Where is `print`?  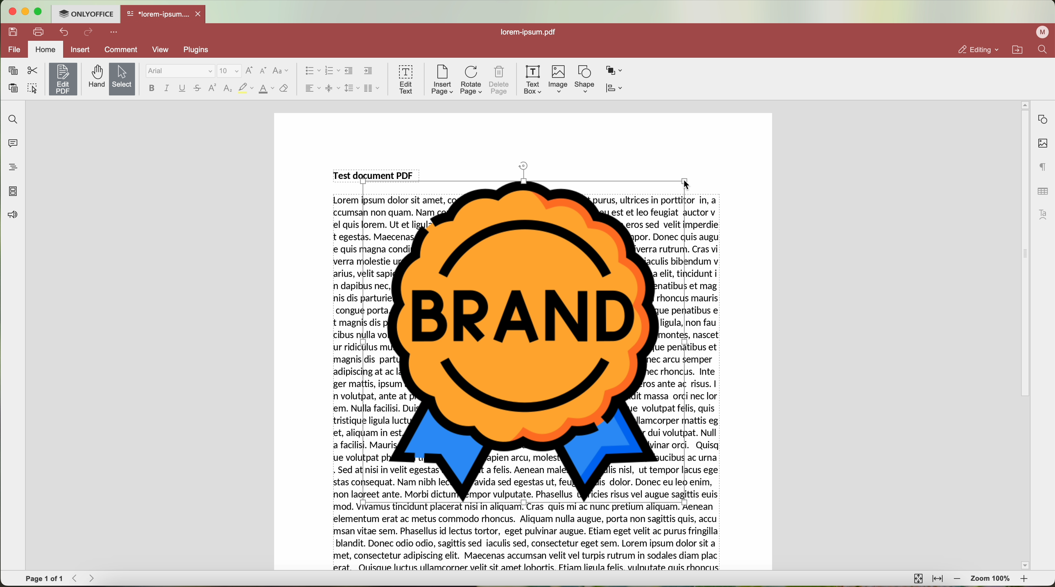
print is located at coordinates (39, 31).